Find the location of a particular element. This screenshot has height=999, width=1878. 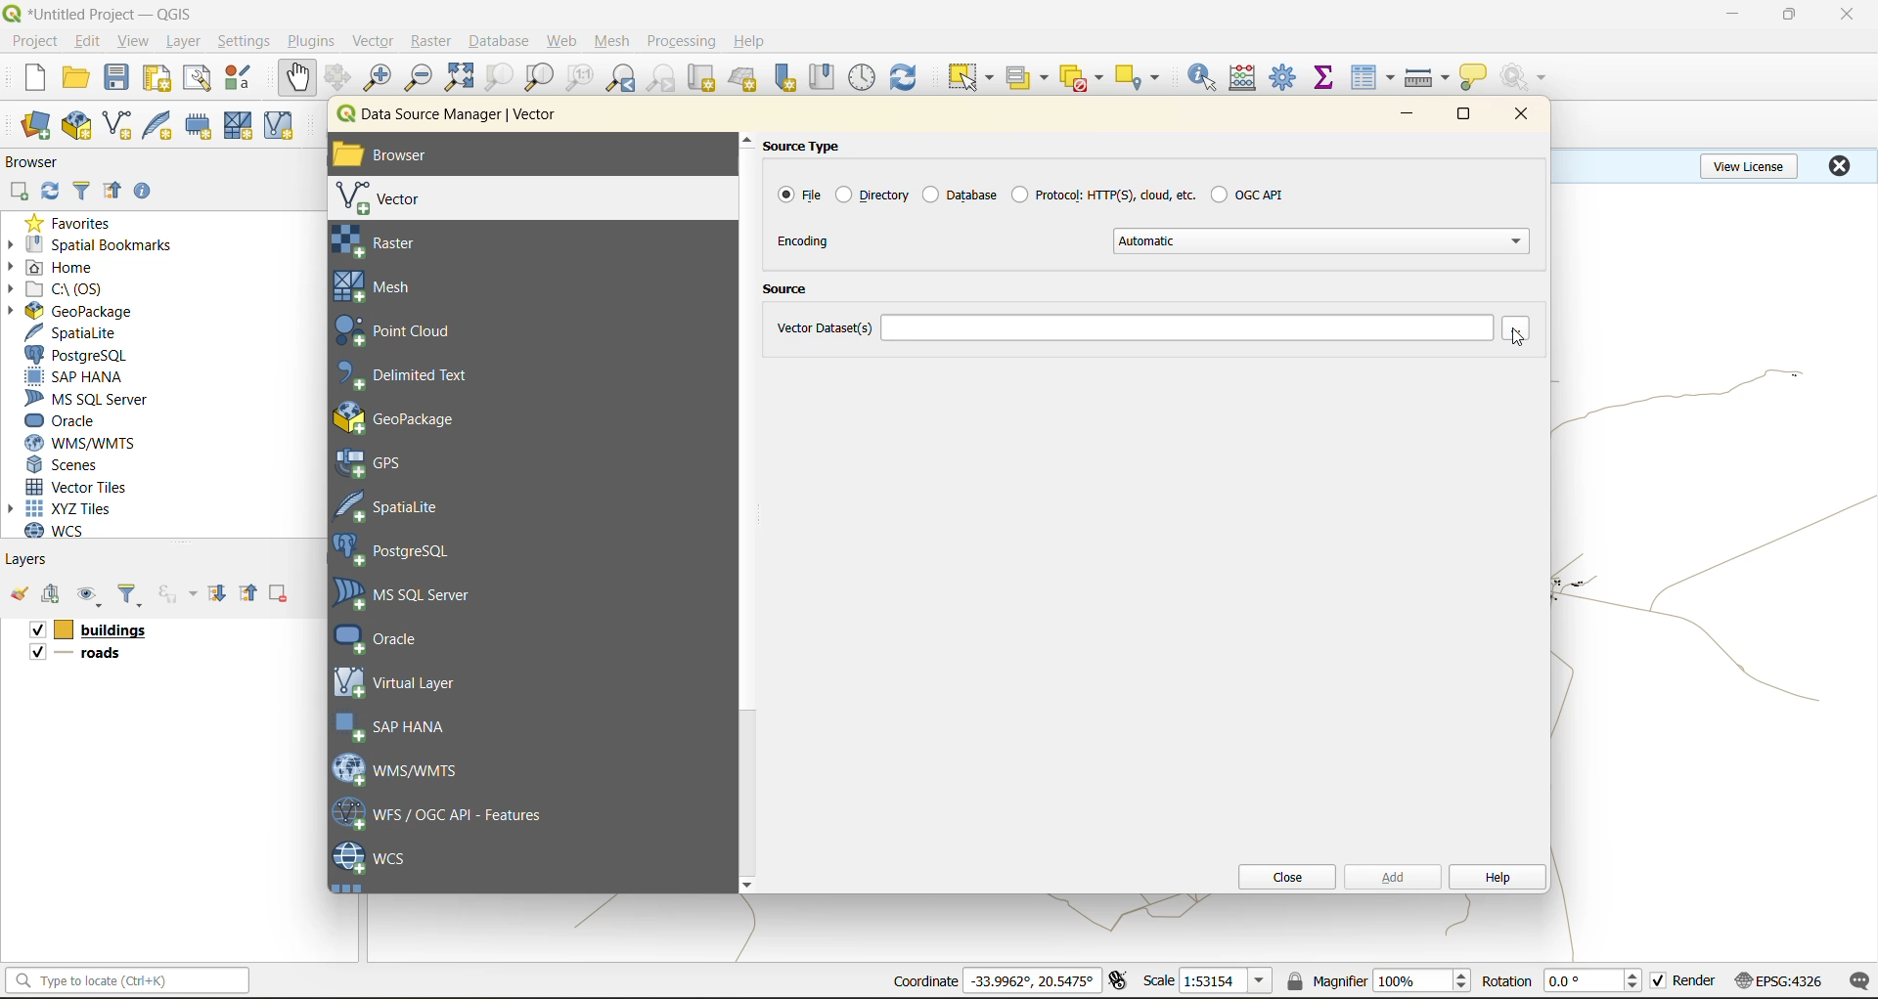

directory is located at coordinates (873, 195).